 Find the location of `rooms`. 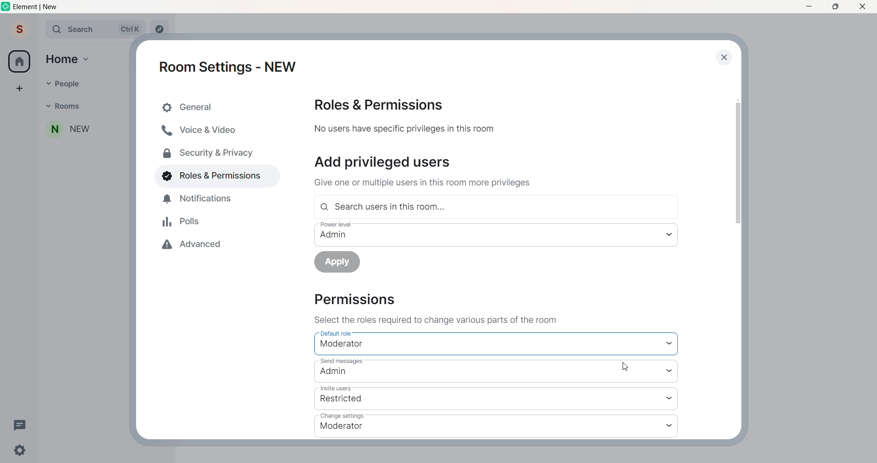

rooms is located at coordinates (66, 107).